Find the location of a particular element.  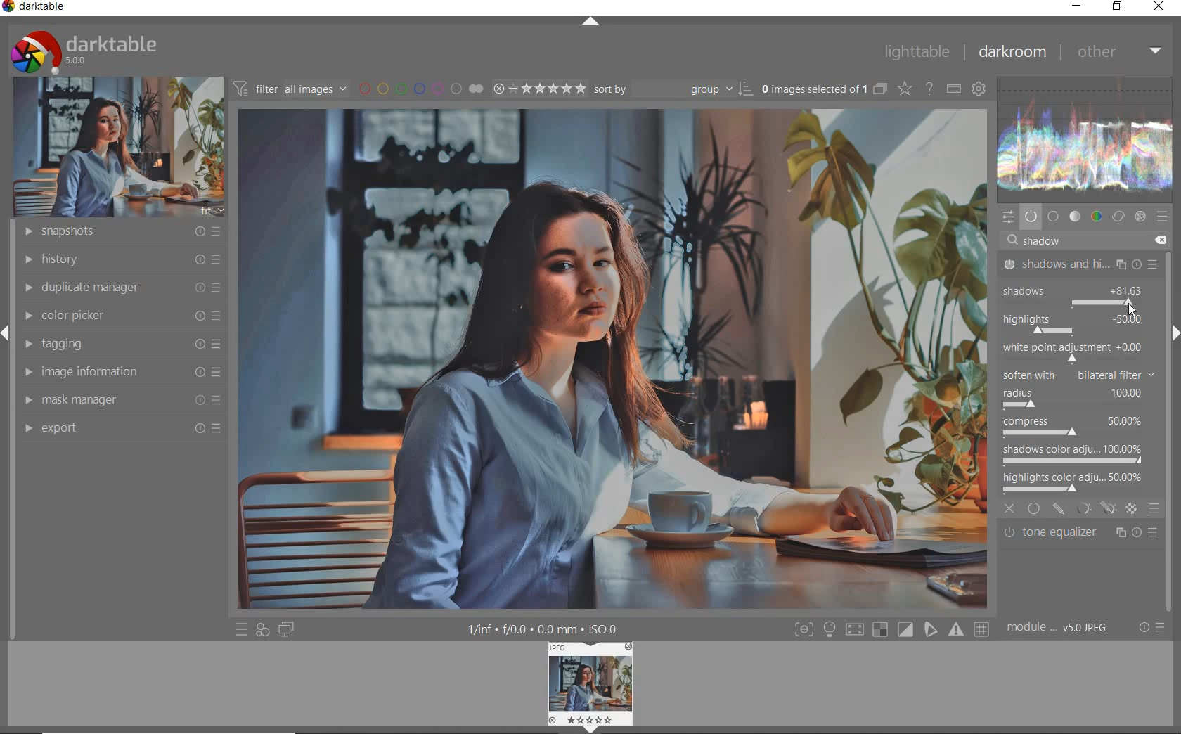

shadow is located at coordinates (1047, 241).